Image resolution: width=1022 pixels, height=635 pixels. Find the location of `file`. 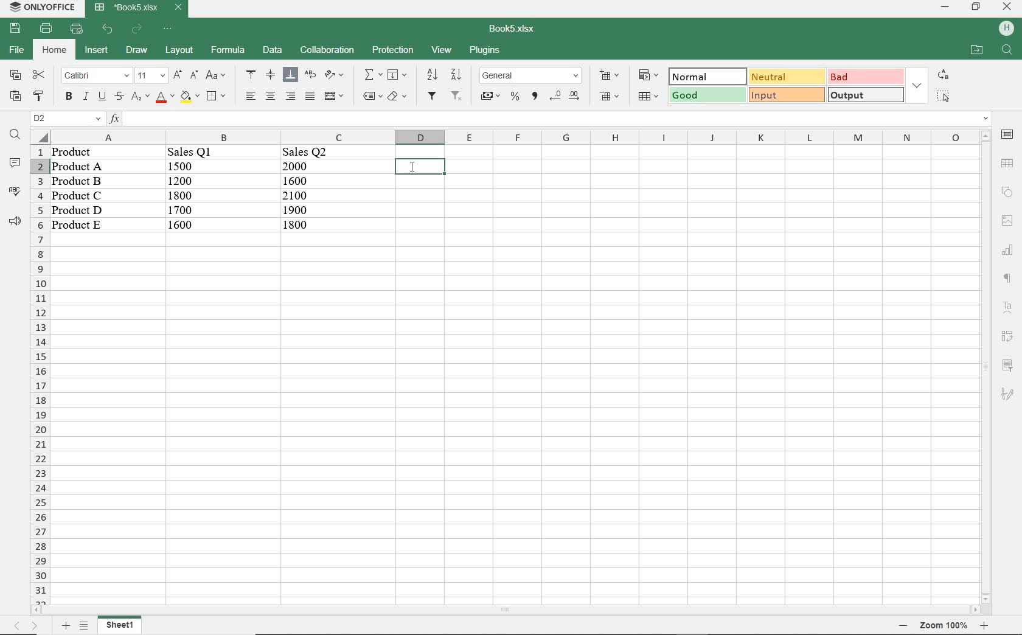

file is located at coordinates (18, 49).